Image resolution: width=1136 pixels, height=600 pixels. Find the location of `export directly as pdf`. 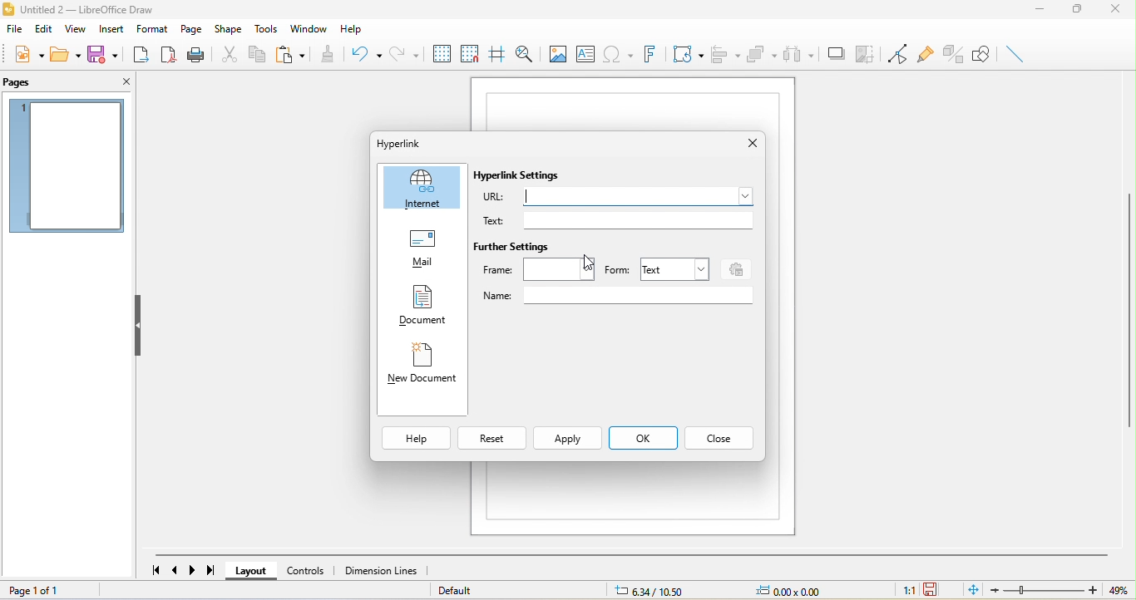

export directly as pdf is located at coordinates (170, 54).